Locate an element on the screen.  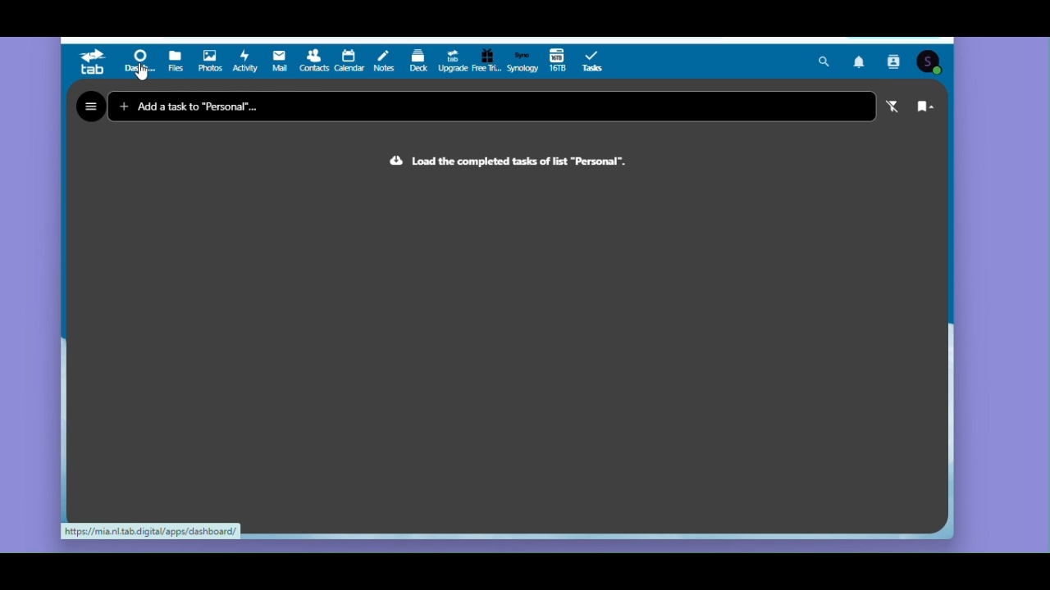
Load the completed tasks of list "personal". is located at coordinates (495, 161).